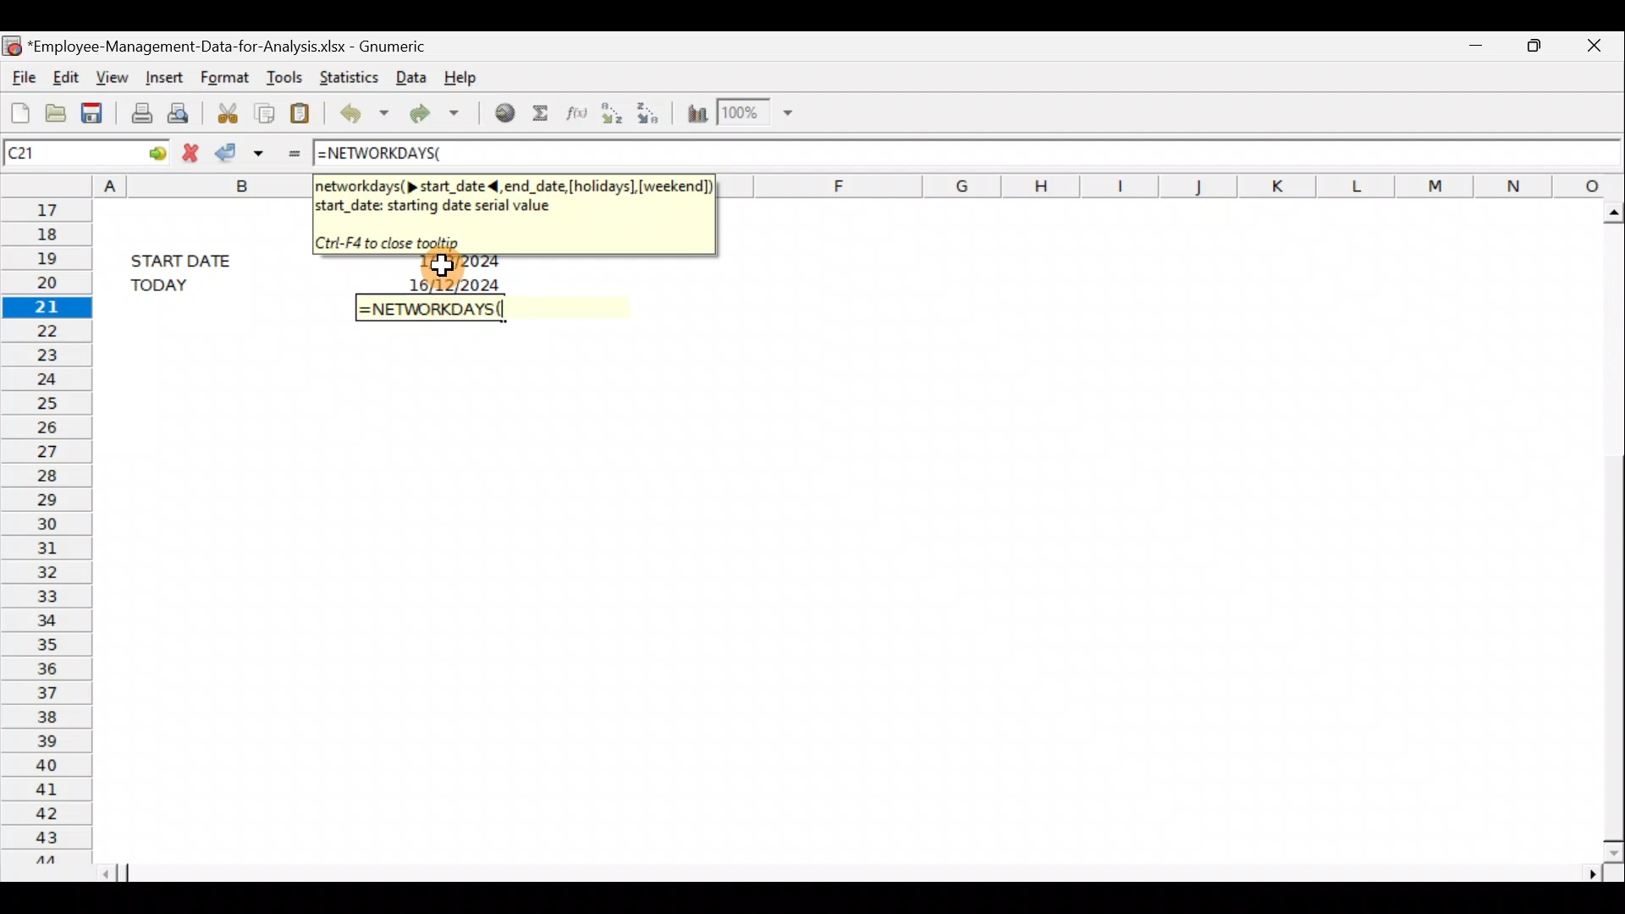 The width and height of the screenshot is (1625, 914). Describe the element at coordinates (1047, 151) in the screenshot. I see `Formula bar` at that location.